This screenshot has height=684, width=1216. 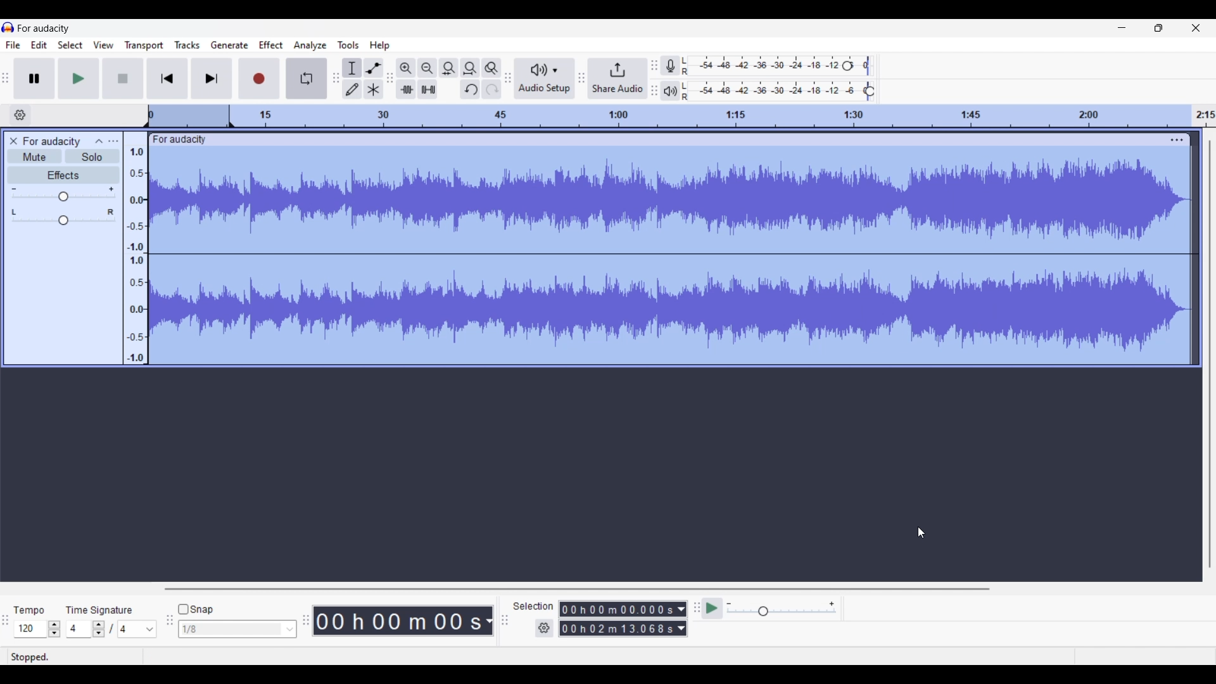 I want to click on Record/Record new track, so click(x=260, y=79).